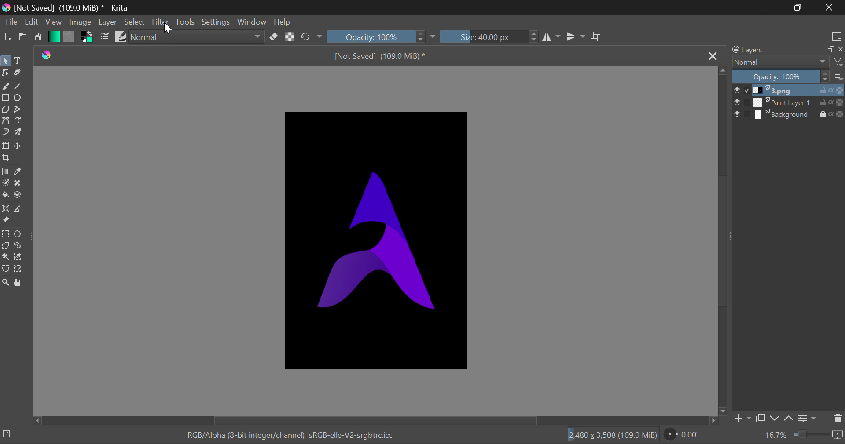  What do you see at coordinates (787, 62) in the screenshot?
I see `Normal` at bounding box center [787, 62].